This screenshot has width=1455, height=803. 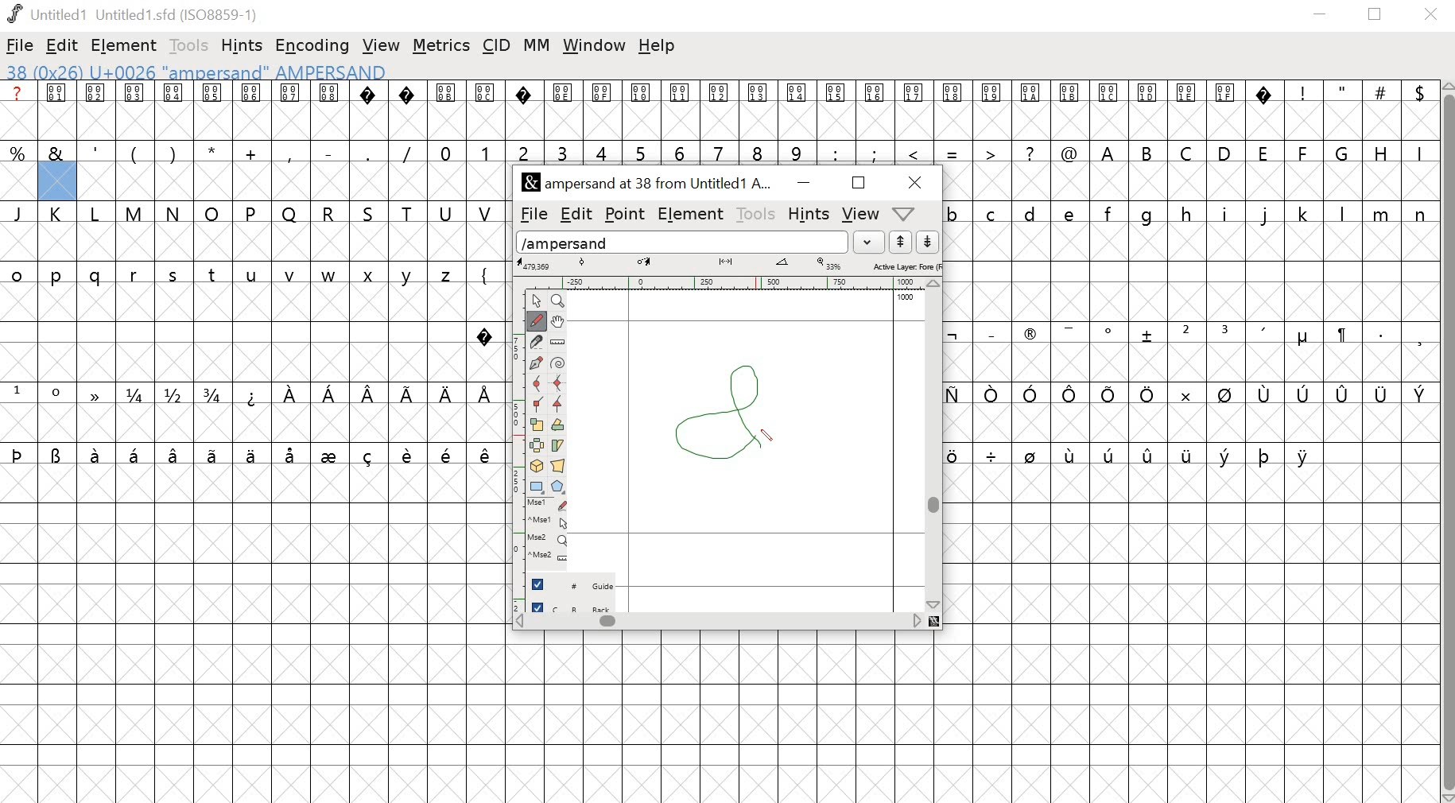 I want to click on 0, so click(x=447, y=151).